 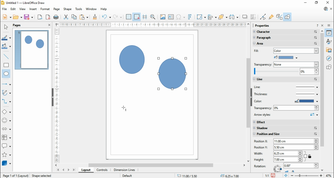 I want to click on transformations, so click(x=201, y=17).